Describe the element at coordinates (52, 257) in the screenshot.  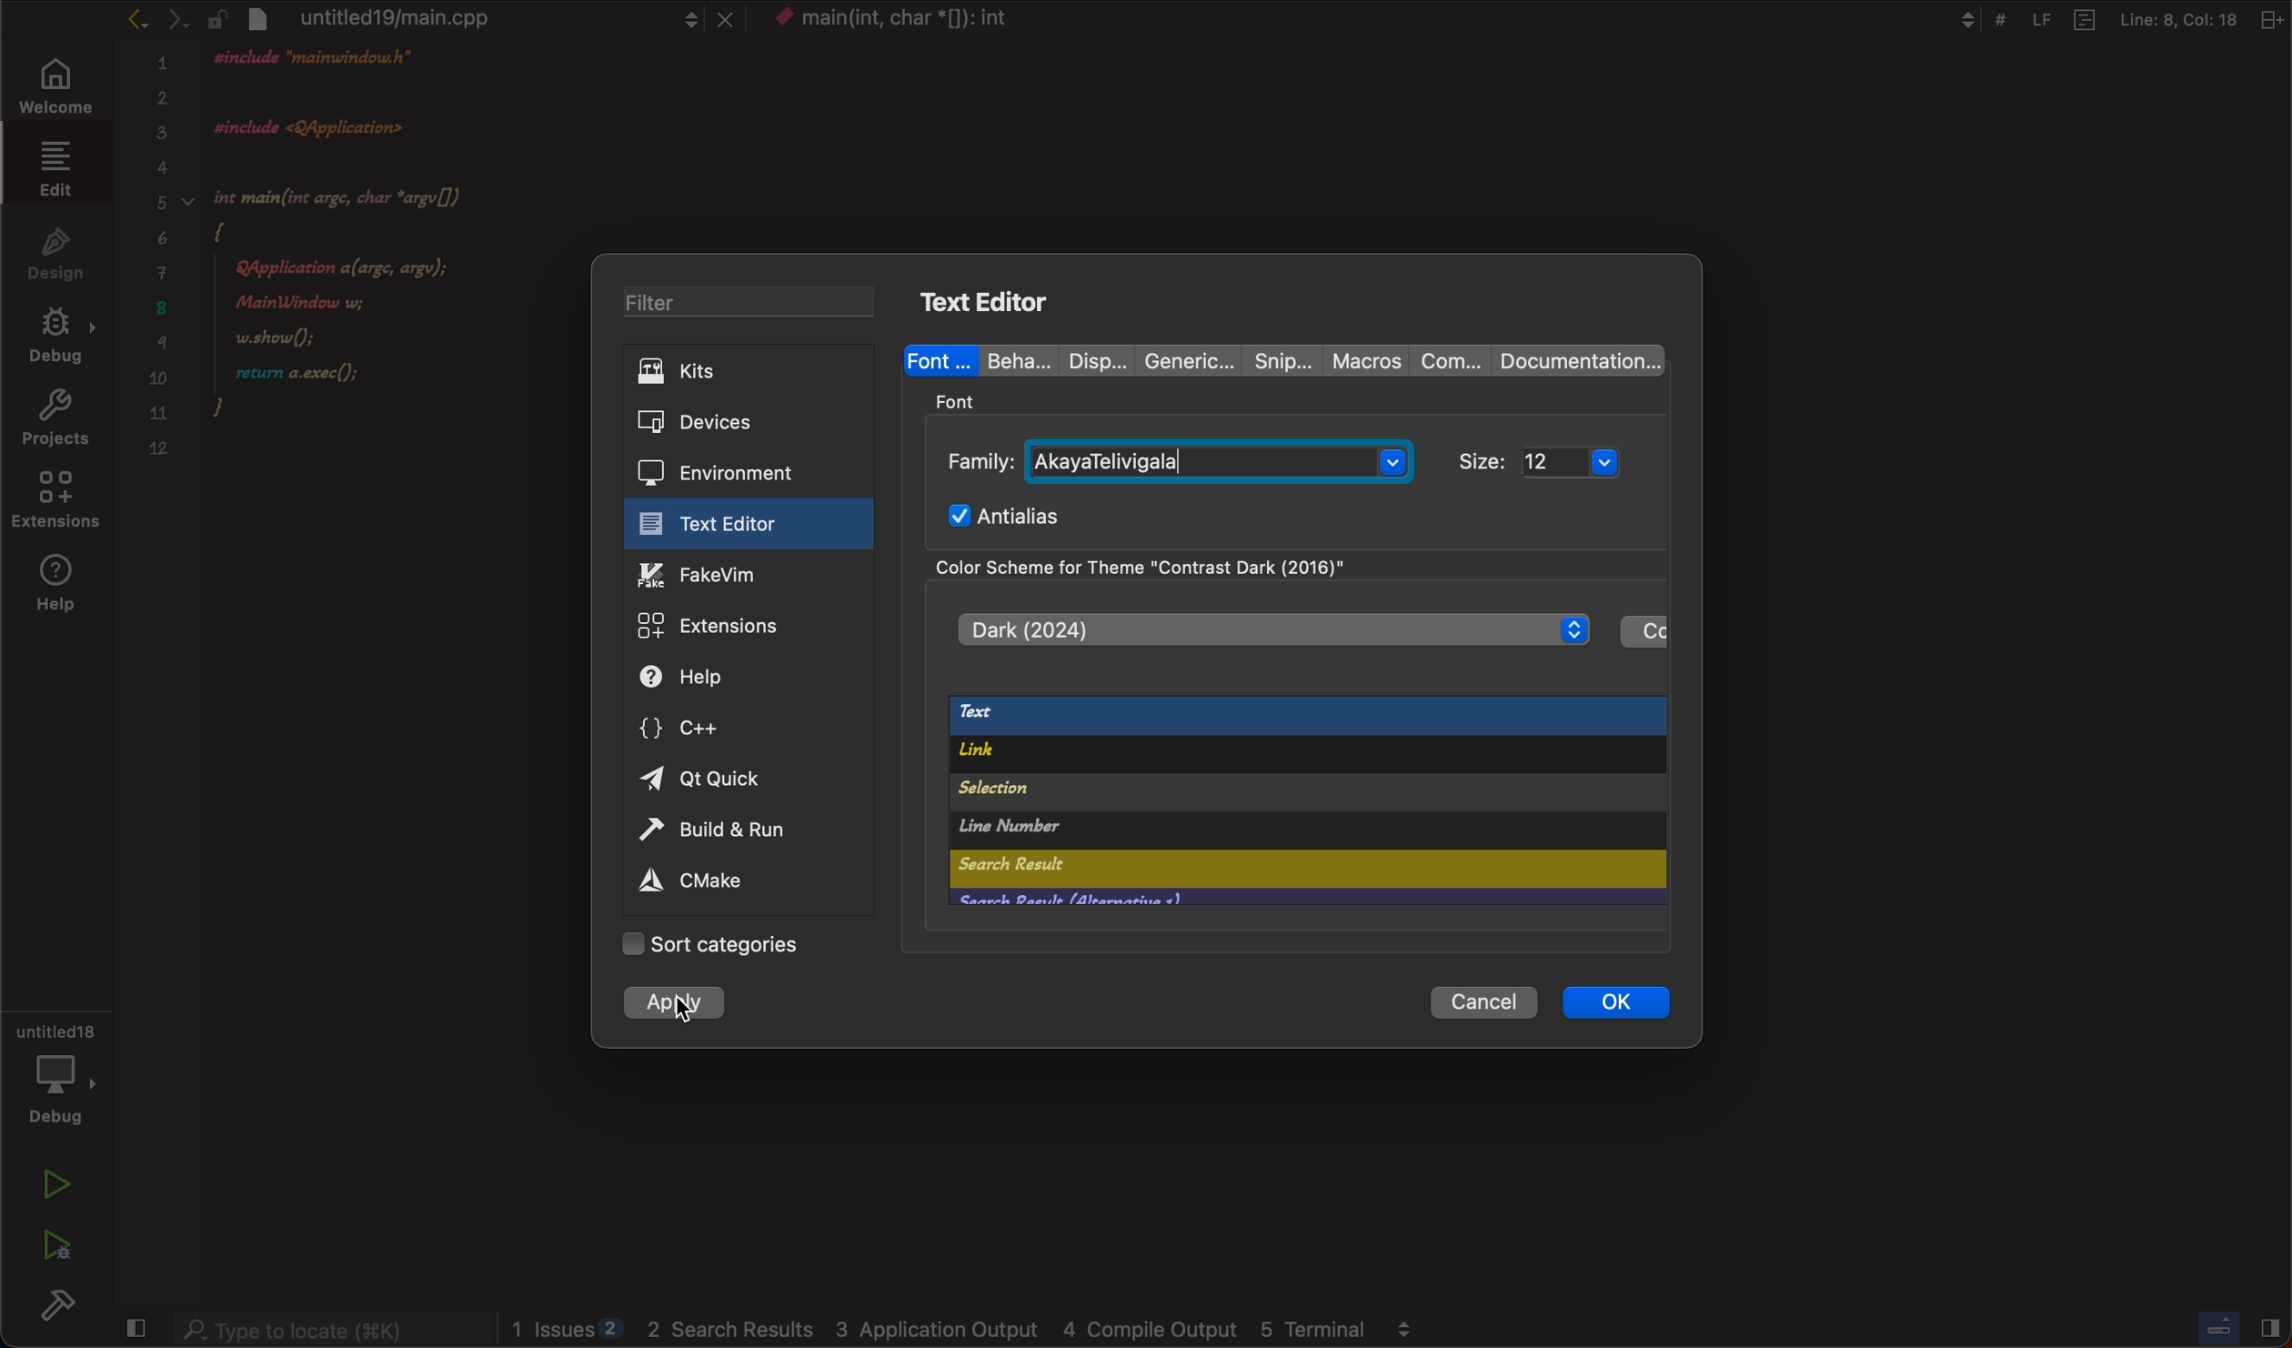
I see `design` at that location.